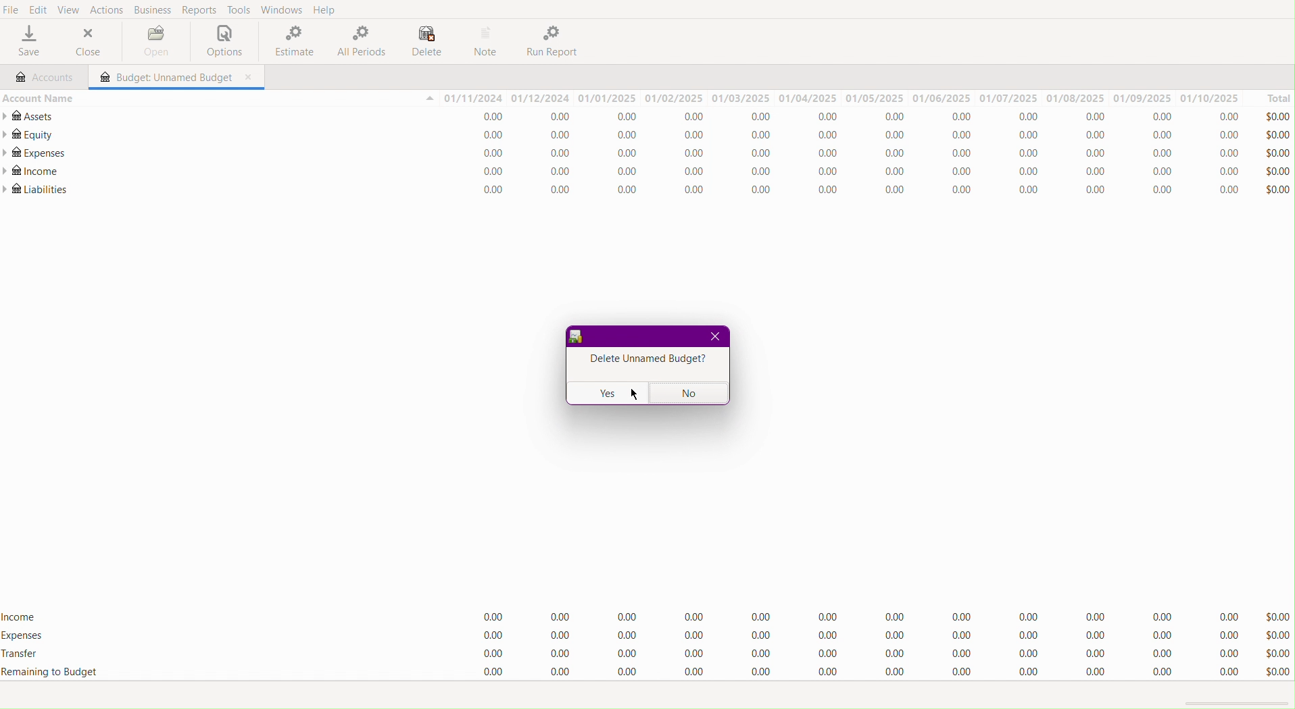  Describe the element at coordinates (577, 338) in the screenshot. I see `icon` at that location.